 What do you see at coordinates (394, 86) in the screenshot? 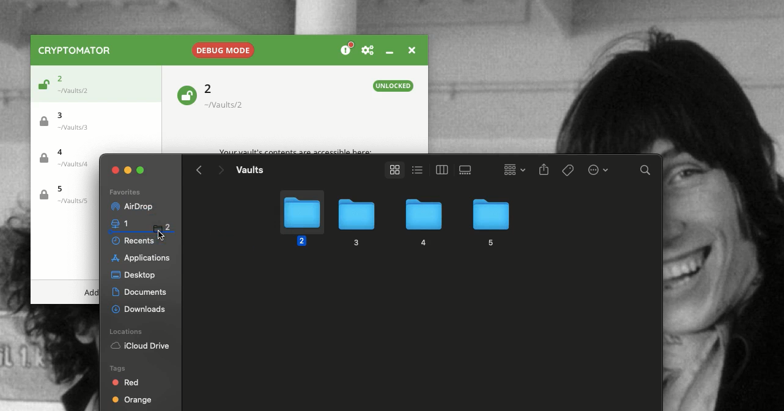
I see `Unlocked` at bounding box center [394, 86].